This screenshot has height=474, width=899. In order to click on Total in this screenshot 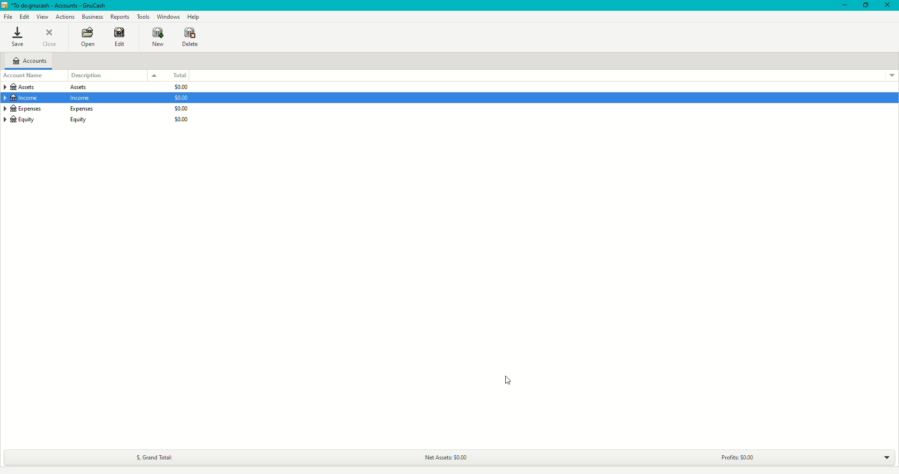, I will do `click(177, 75)`.